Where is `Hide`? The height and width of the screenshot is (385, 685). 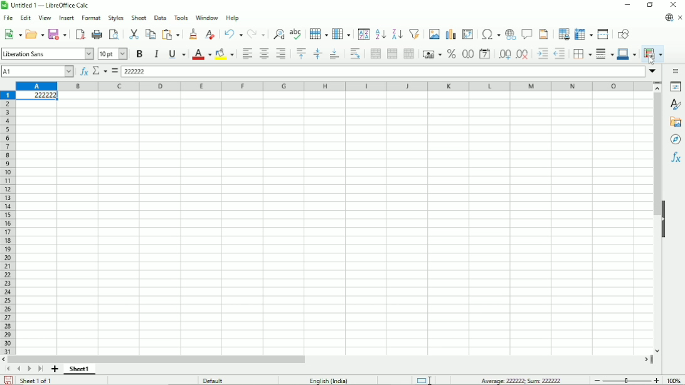 Hide is located at coordinates (663, 218).